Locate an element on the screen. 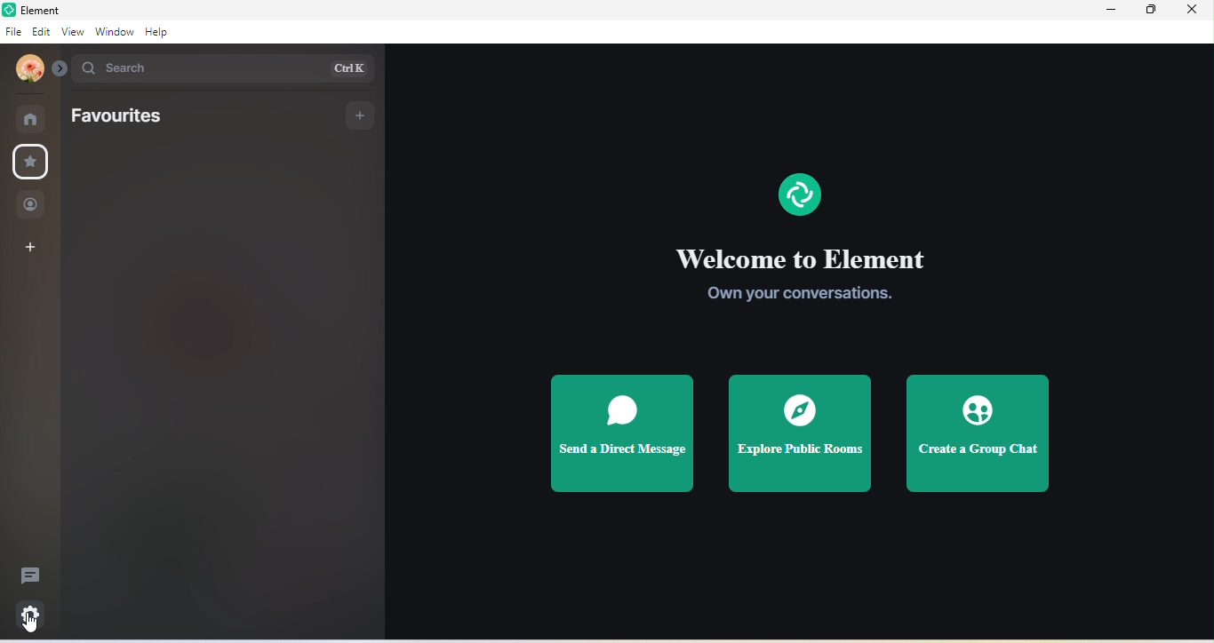 This screenshot has width=1214, height=643. minimize is located at coordinates (1111, 11).